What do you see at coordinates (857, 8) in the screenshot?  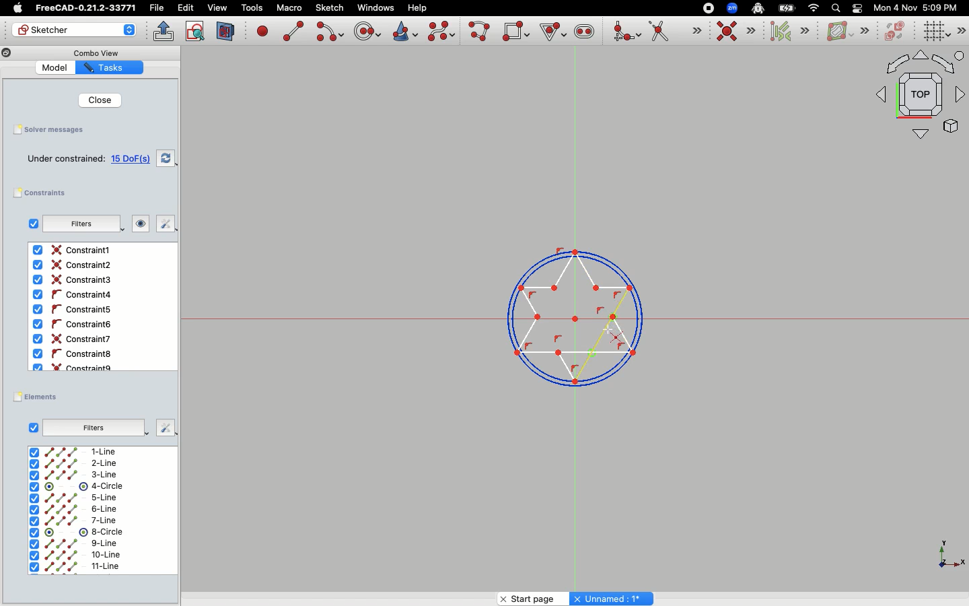 I see `Toggle` at bounding box center [857, 8].